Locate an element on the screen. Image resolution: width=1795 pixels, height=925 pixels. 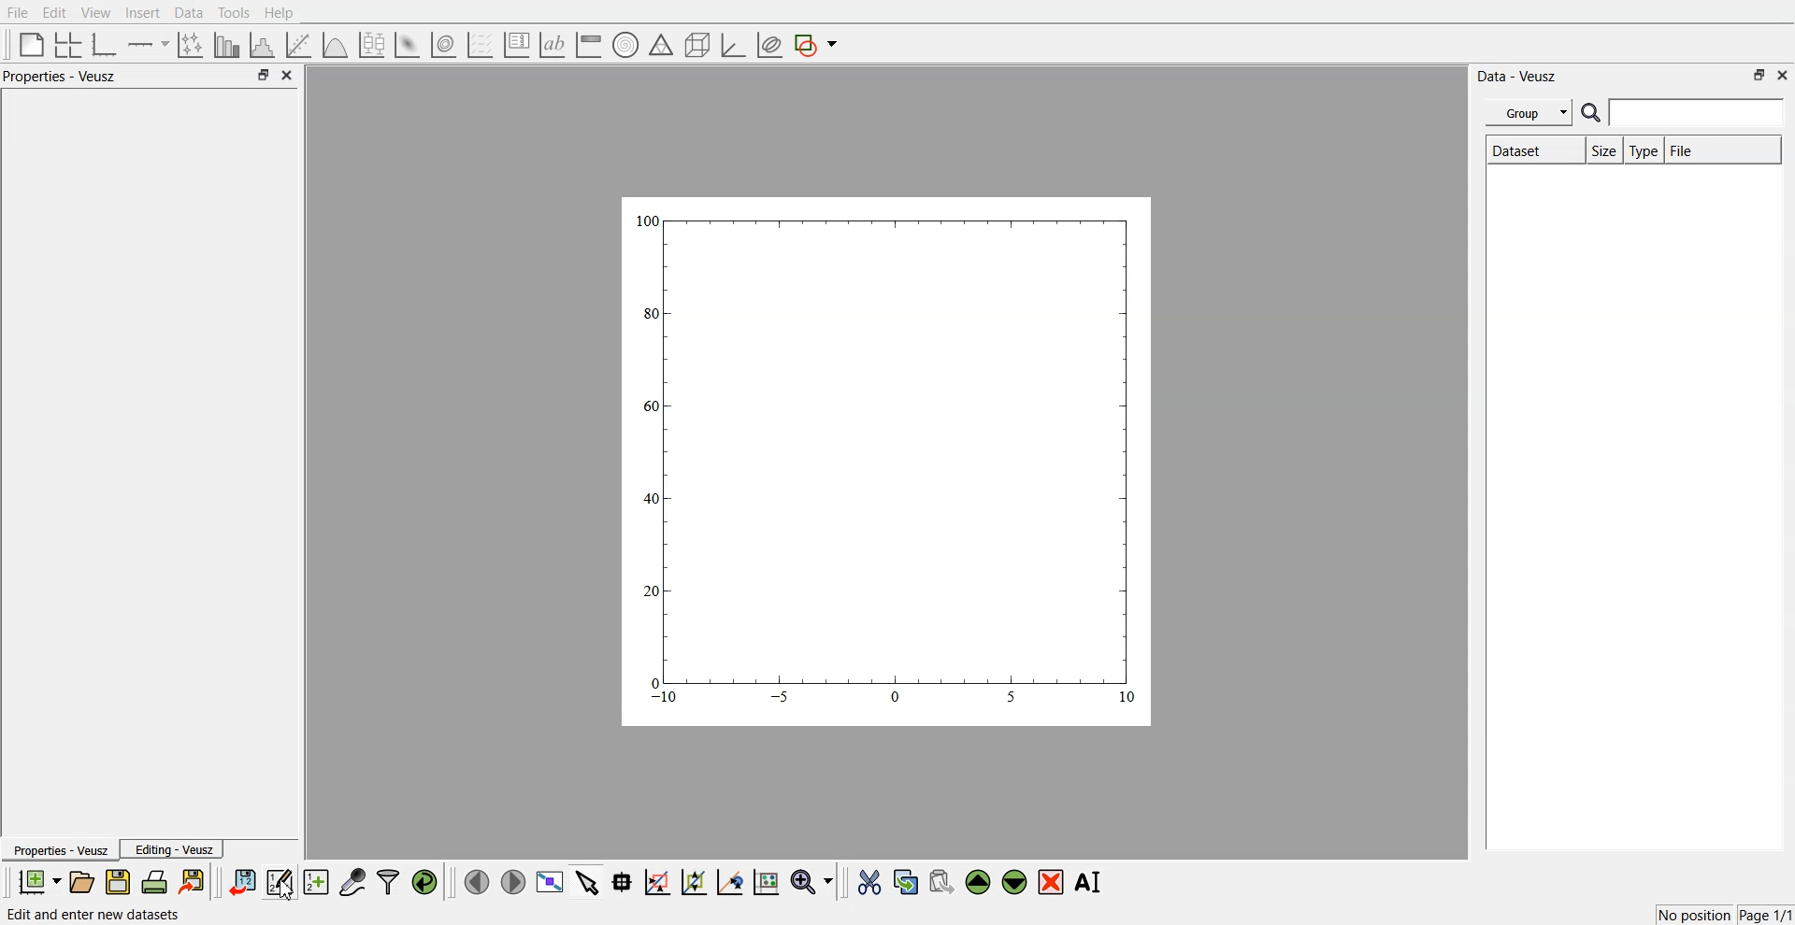
plot a boxplot is located at coordinates (370, 42).